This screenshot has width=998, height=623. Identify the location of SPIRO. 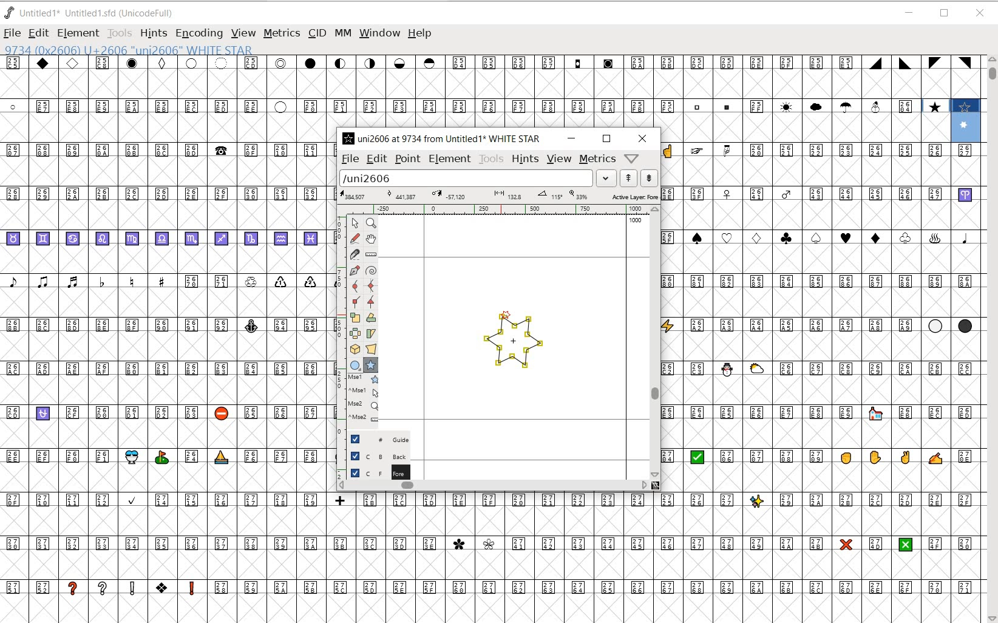
(372, 271).